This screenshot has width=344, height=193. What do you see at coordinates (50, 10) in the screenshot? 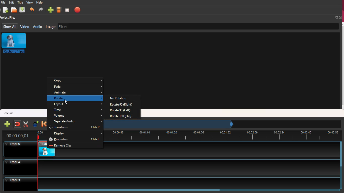
I see `more` at bounding box center [50, 10].